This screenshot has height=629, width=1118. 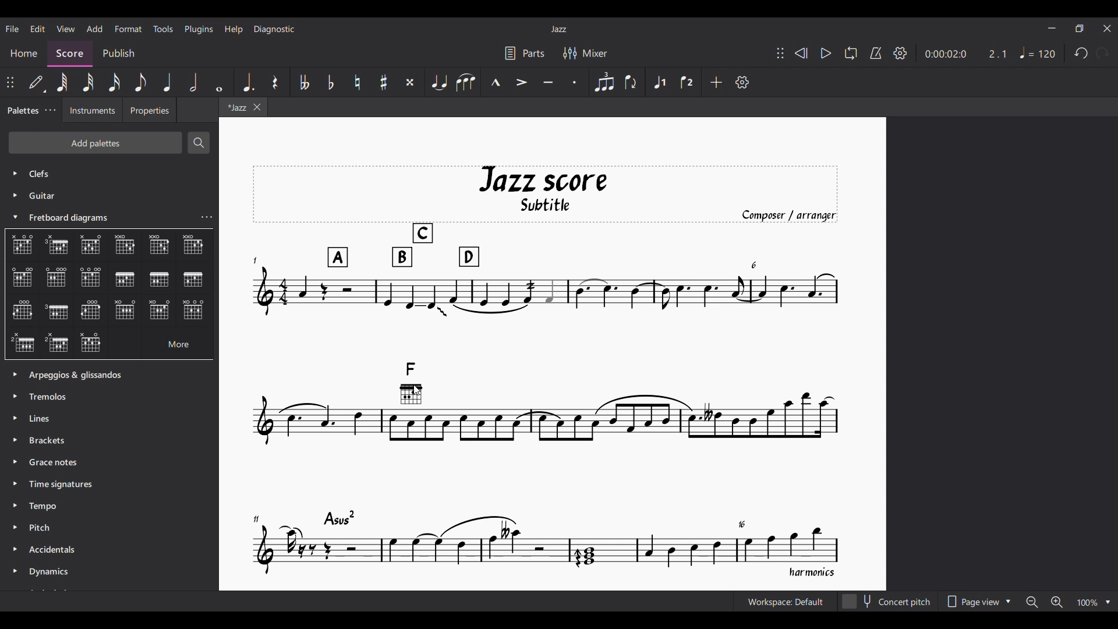 What do you see at coordinates (17, 473) in the screenshot?
I see `Expand` at bounding box center [17, 473].